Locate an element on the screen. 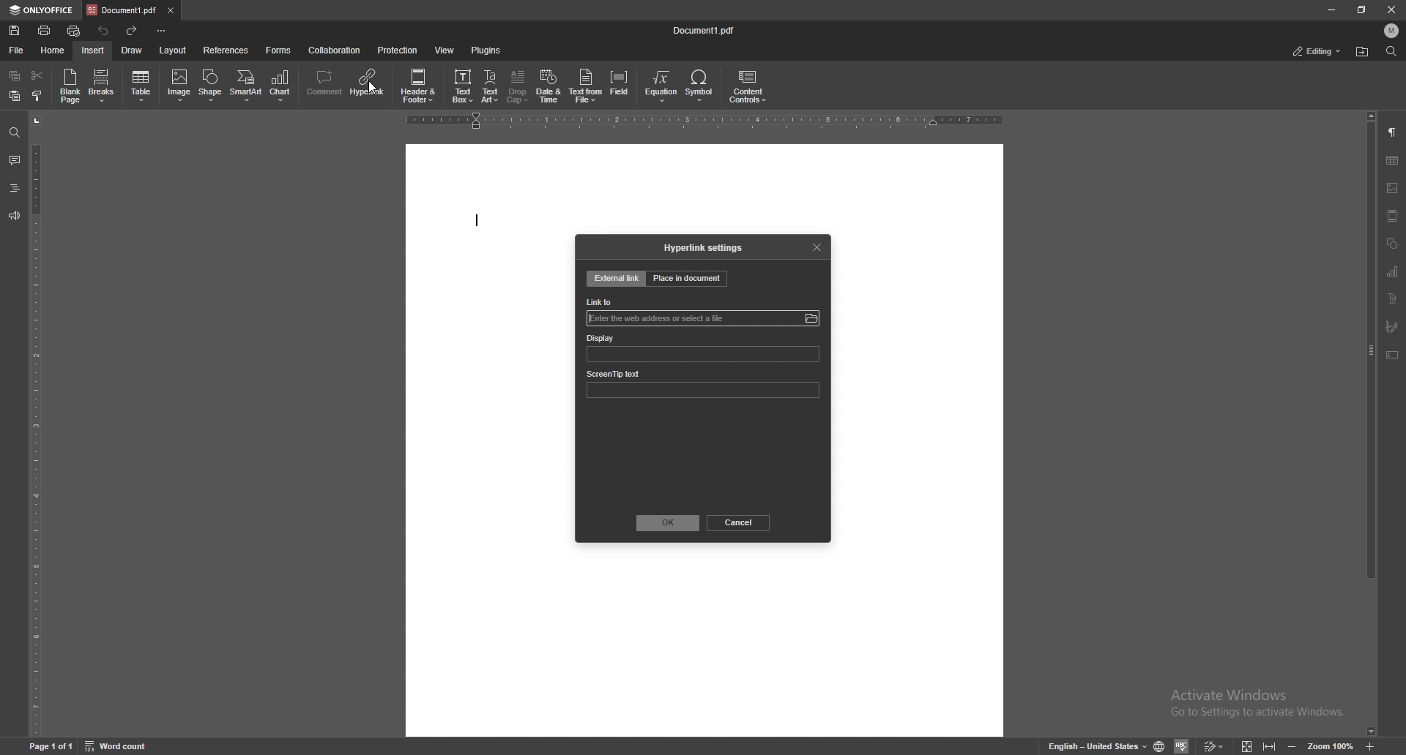 The image size is (1406, 755). zoom in is located at coordinates (1371, 746).